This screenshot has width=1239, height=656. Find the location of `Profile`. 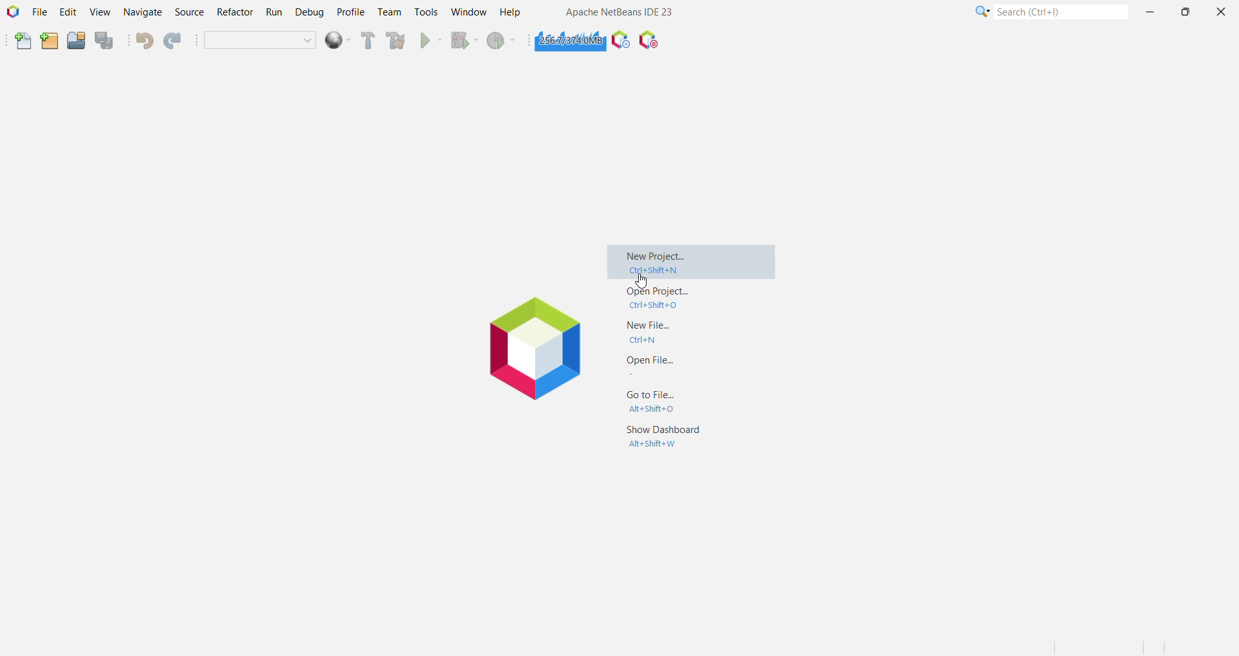

Profile is located at coordinates (350, 12).